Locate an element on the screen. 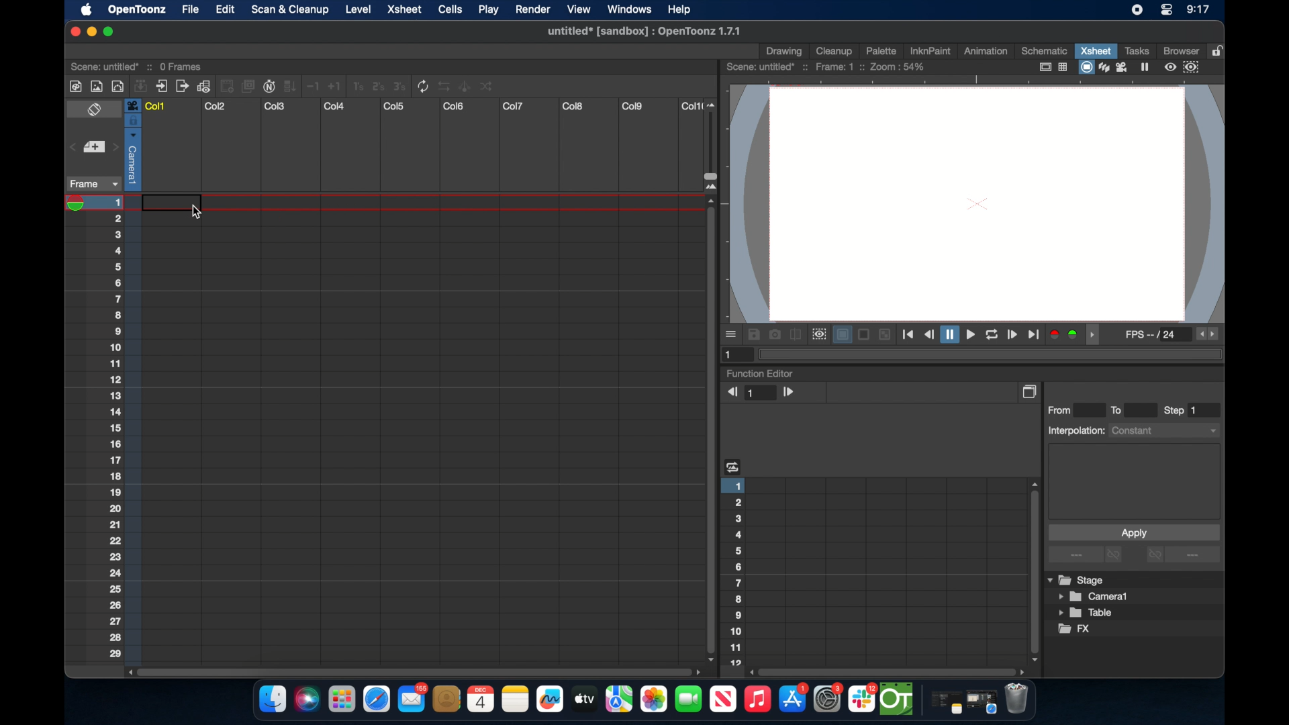 This screenshot has height=725, width=1289. xsheet is located at coordinates (405, 10).